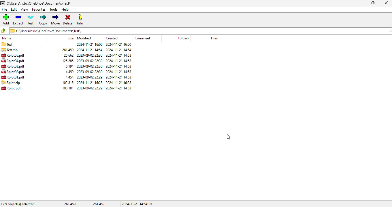 Image resolution: width=392 pixels, height=207 pixels. Describe the element at coordinates (118, 45) in the screenshot. I see `created date & time` at that location.